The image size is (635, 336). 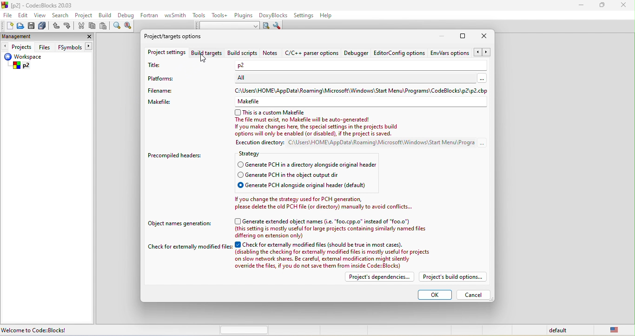 What do you see at coordinates (162, 103) in the screenshot?
I see `makefile` at bounding box center [162, 103].